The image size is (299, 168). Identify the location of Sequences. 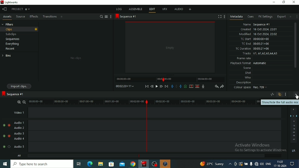
(13, 39).